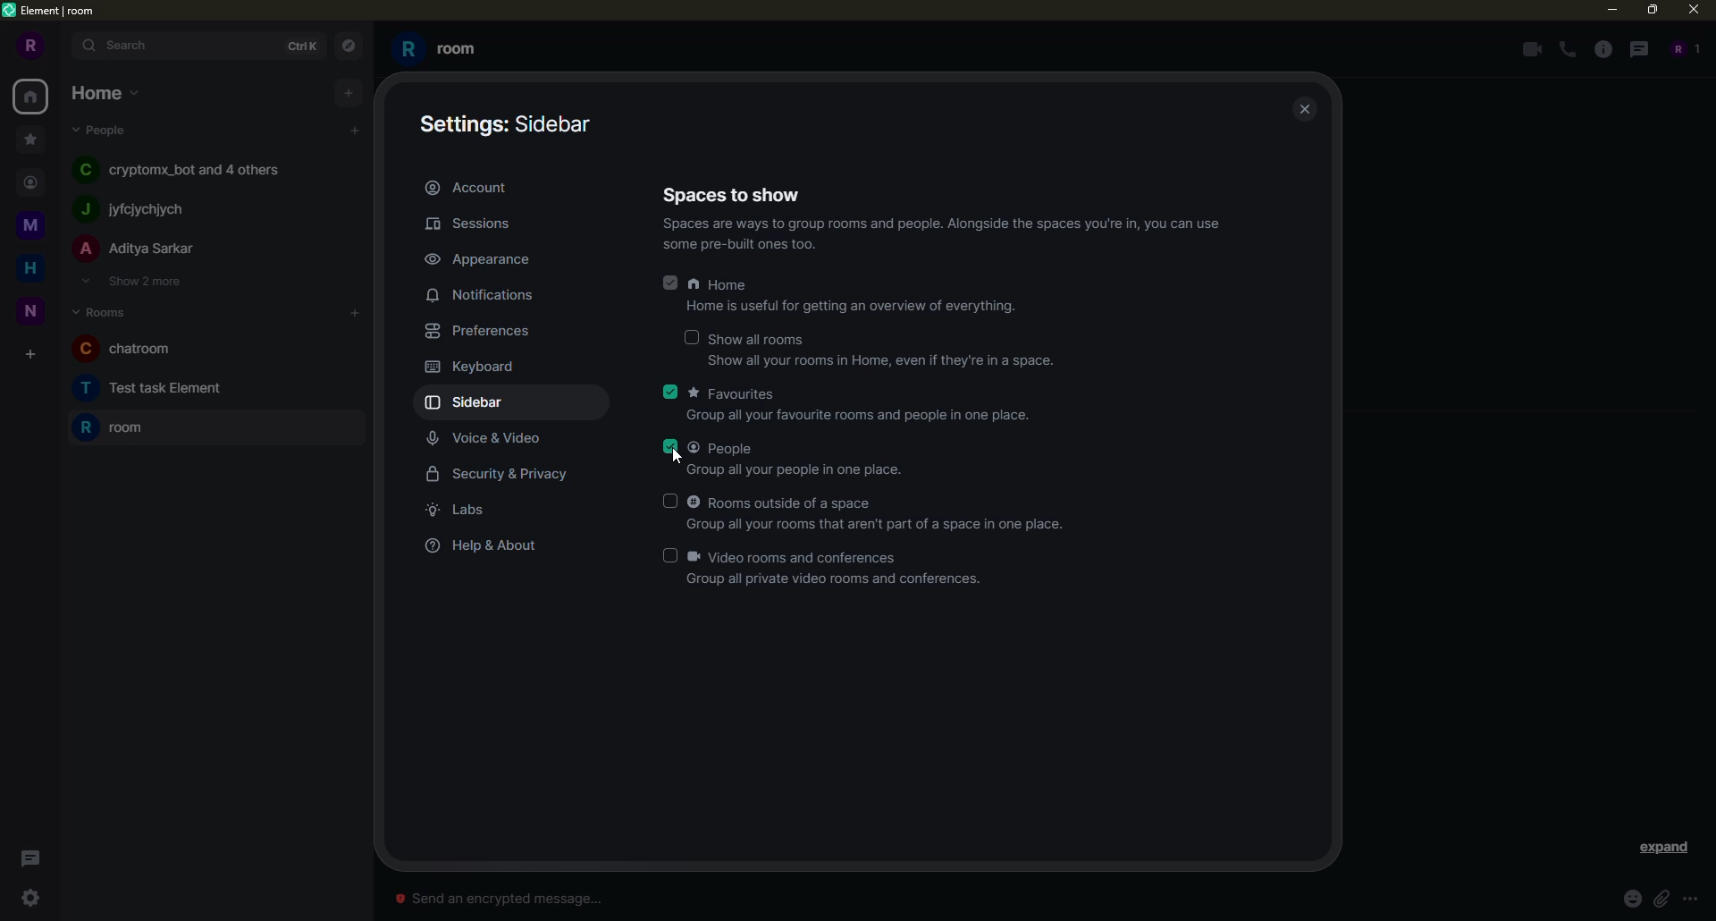  I want to click on more, so click(1690, 900).